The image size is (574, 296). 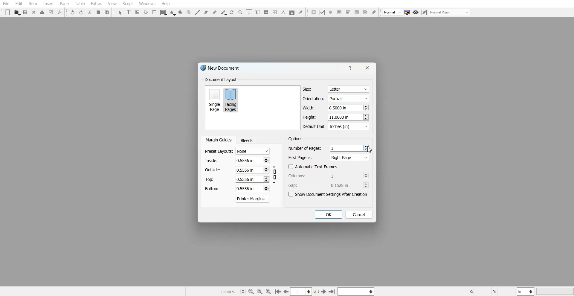 I want to click on 8.5000 in, so click(x=339, y=108).